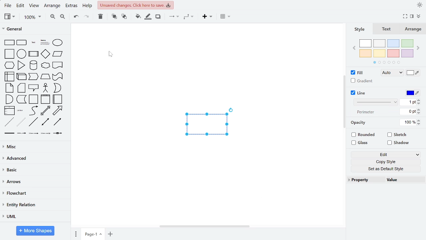 The height and width of the screenshot is (240, 426). Describe the element at coordinates (77, 18) in the screenshot. I see `undo` at that location.